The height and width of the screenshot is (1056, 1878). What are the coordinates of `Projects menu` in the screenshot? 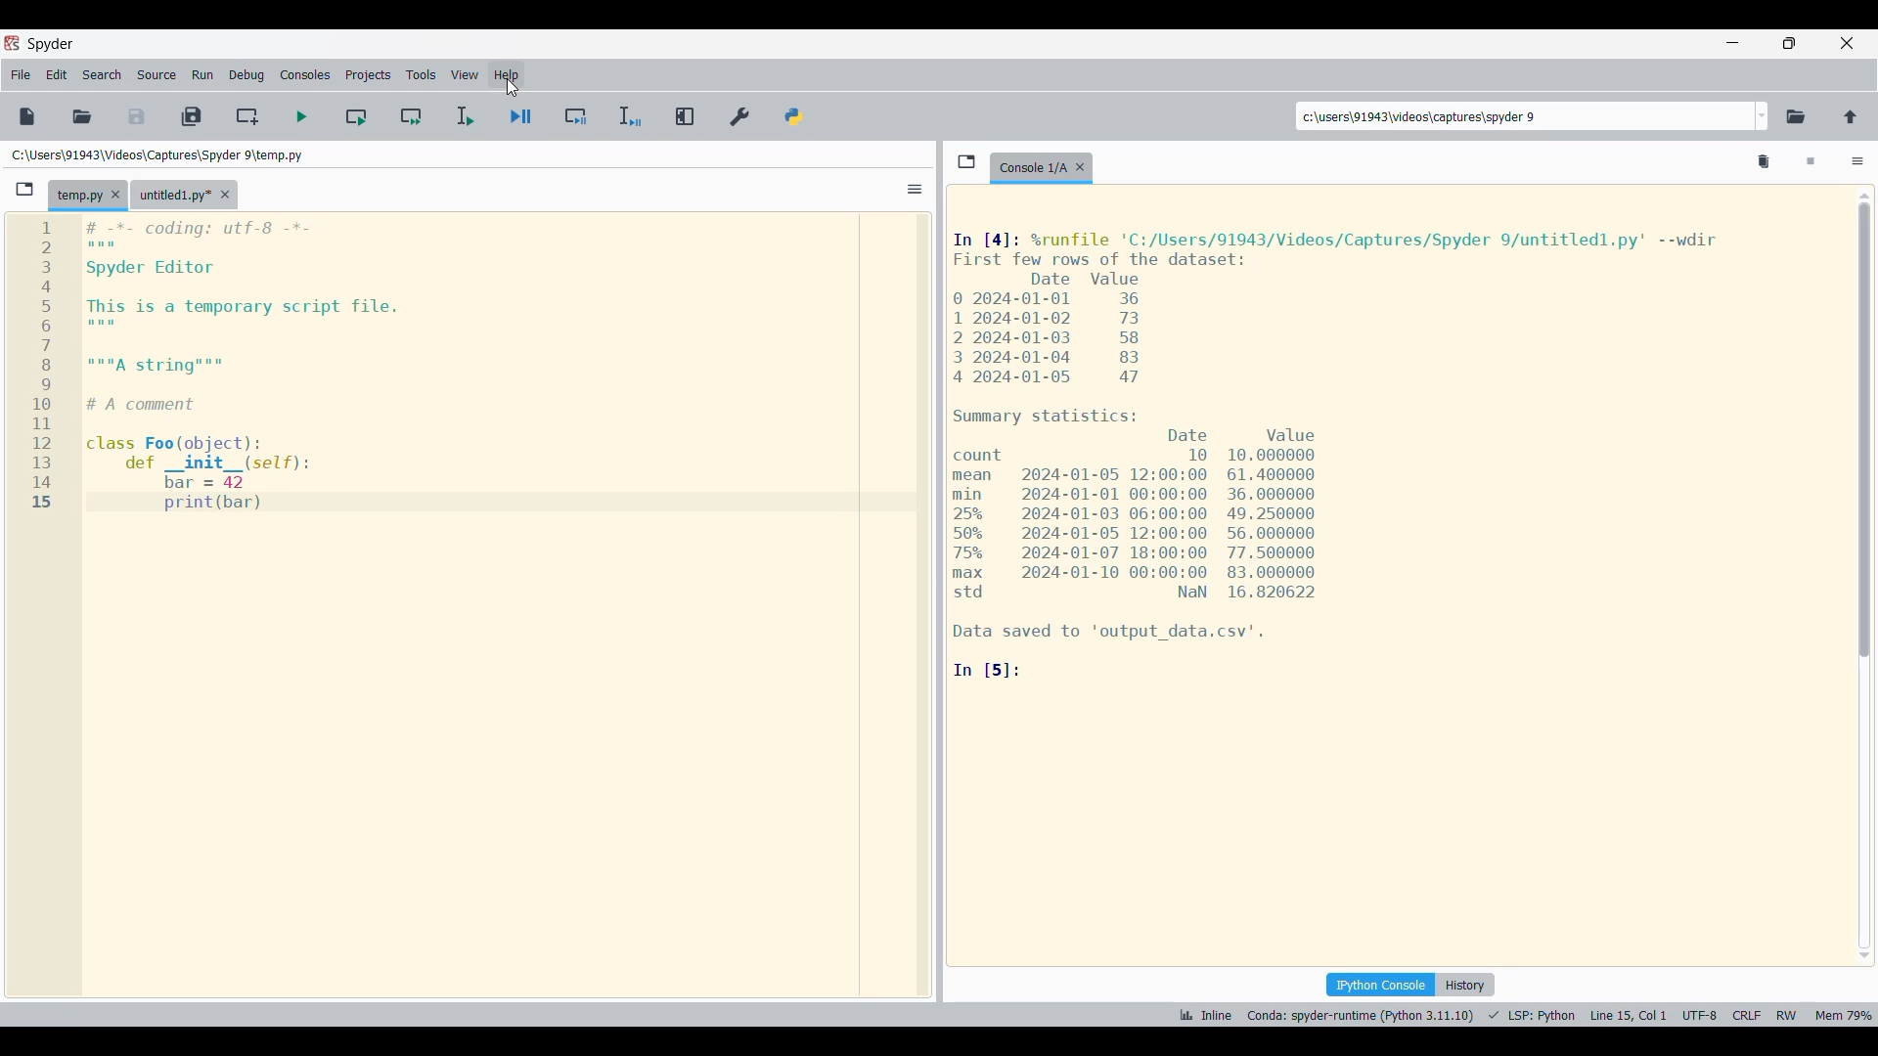 It's located at (368, 74).